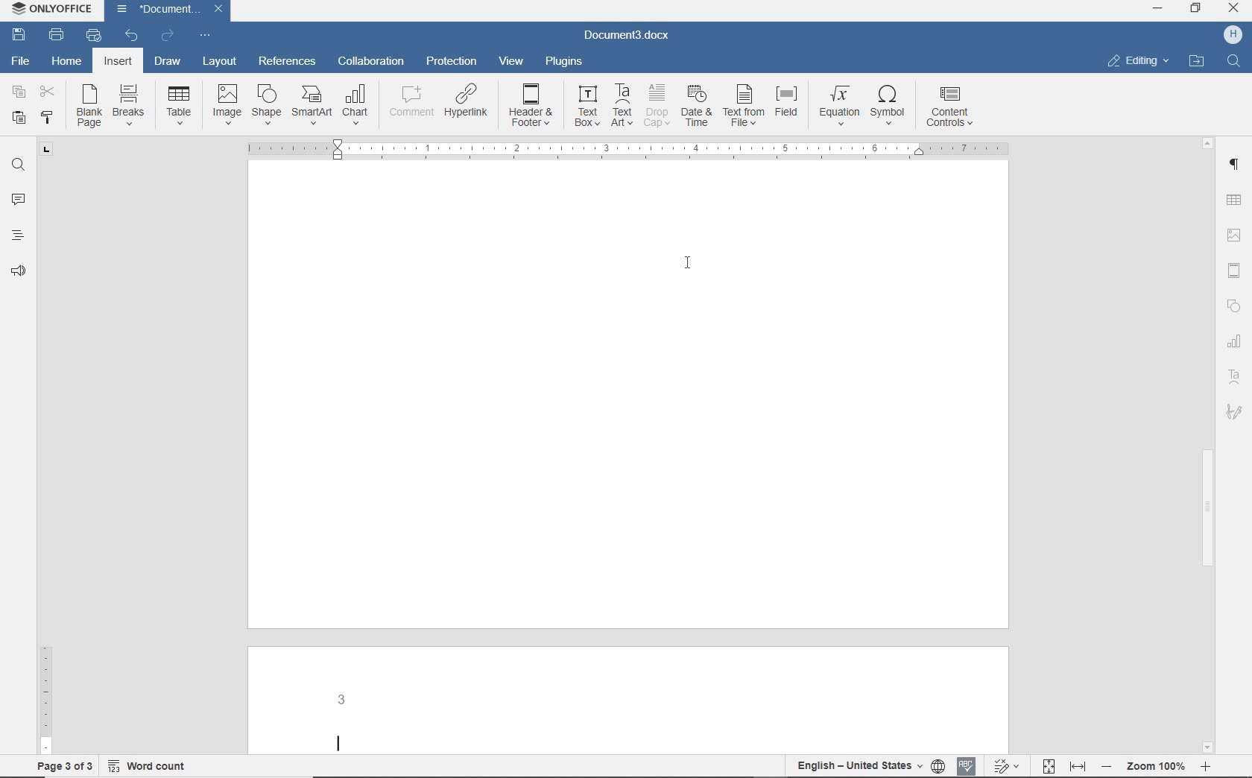 The width and height of the screenshot is (1252, 778). I want to click on SET DOCUMENT LANGUAGE, so click(939, 766).